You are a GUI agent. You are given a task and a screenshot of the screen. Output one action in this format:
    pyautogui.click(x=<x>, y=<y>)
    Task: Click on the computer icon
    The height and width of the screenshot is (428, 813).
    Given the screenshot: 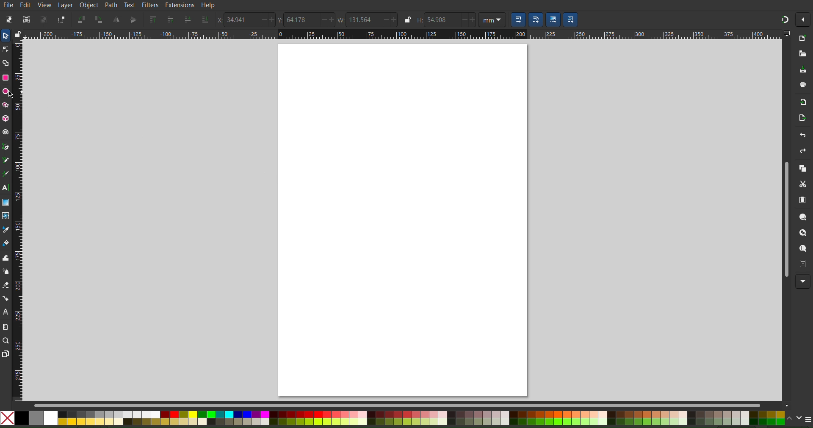 What is the action you would take?
    pyautogui.click(x=788, y=35)
    